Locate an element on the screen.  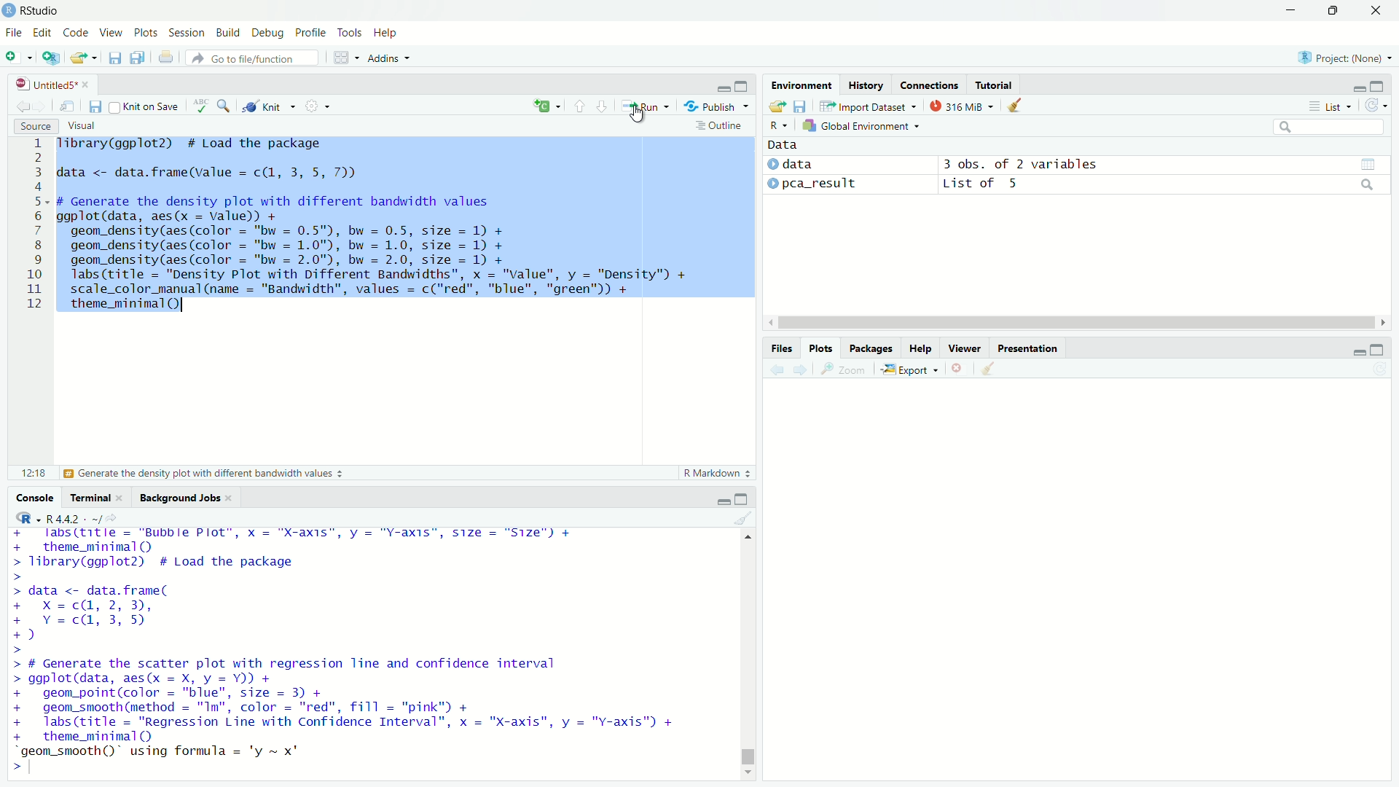
+ fabs(titlie = "Bubble Plot", Xx = "X-axis", y = "Y-axis, Size = '>1ze’) +
+ theme_minimal()

> library(ggplot2) # Load the package

>

> data <- data.frame(

+ X=cQ@, 2,3),

+ Y=c@, 3,5

+)

>

> # Generate the scatter plot with regression line and confidence interval

> ggplot(data, aes(x = X, y = Y)) +

+ geom_point(color = "blue", size = 3) +

+ geom_smooth(method = "Im", color = "red", fill = "pink") +

+ labs(title = "Regression Line with Confidence Interval", x = "X-axis", y = "Y-axis") +
+ theme_minimal()

“geom_smooth()" using formula = 'y ~ x"

>| is located at coordinates (348, 651).